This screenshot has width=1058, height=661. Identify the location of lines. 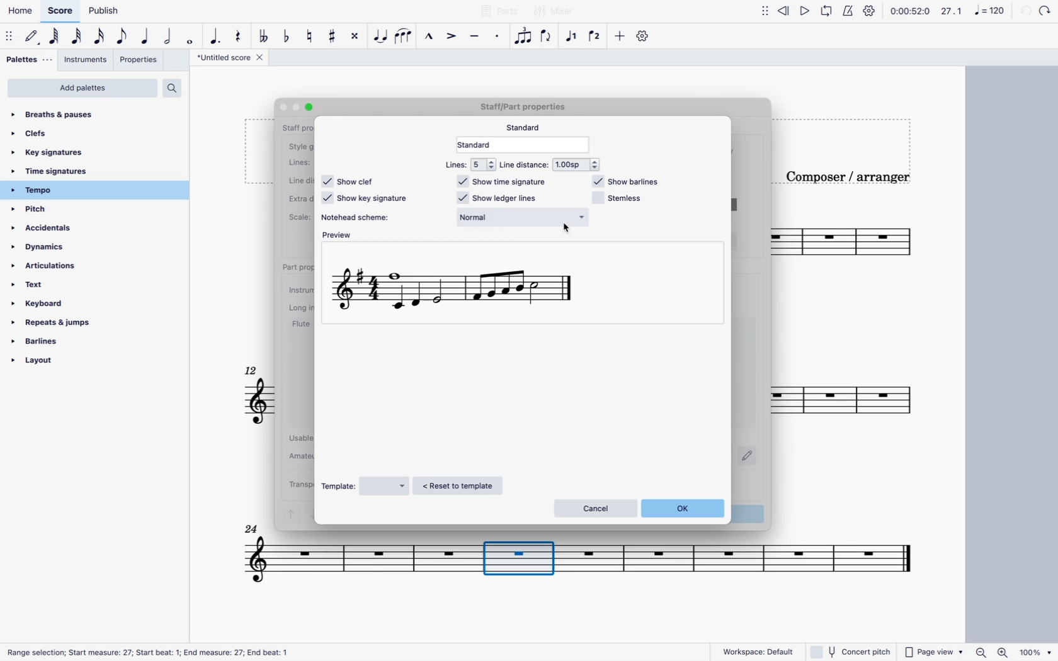
(467, 164).